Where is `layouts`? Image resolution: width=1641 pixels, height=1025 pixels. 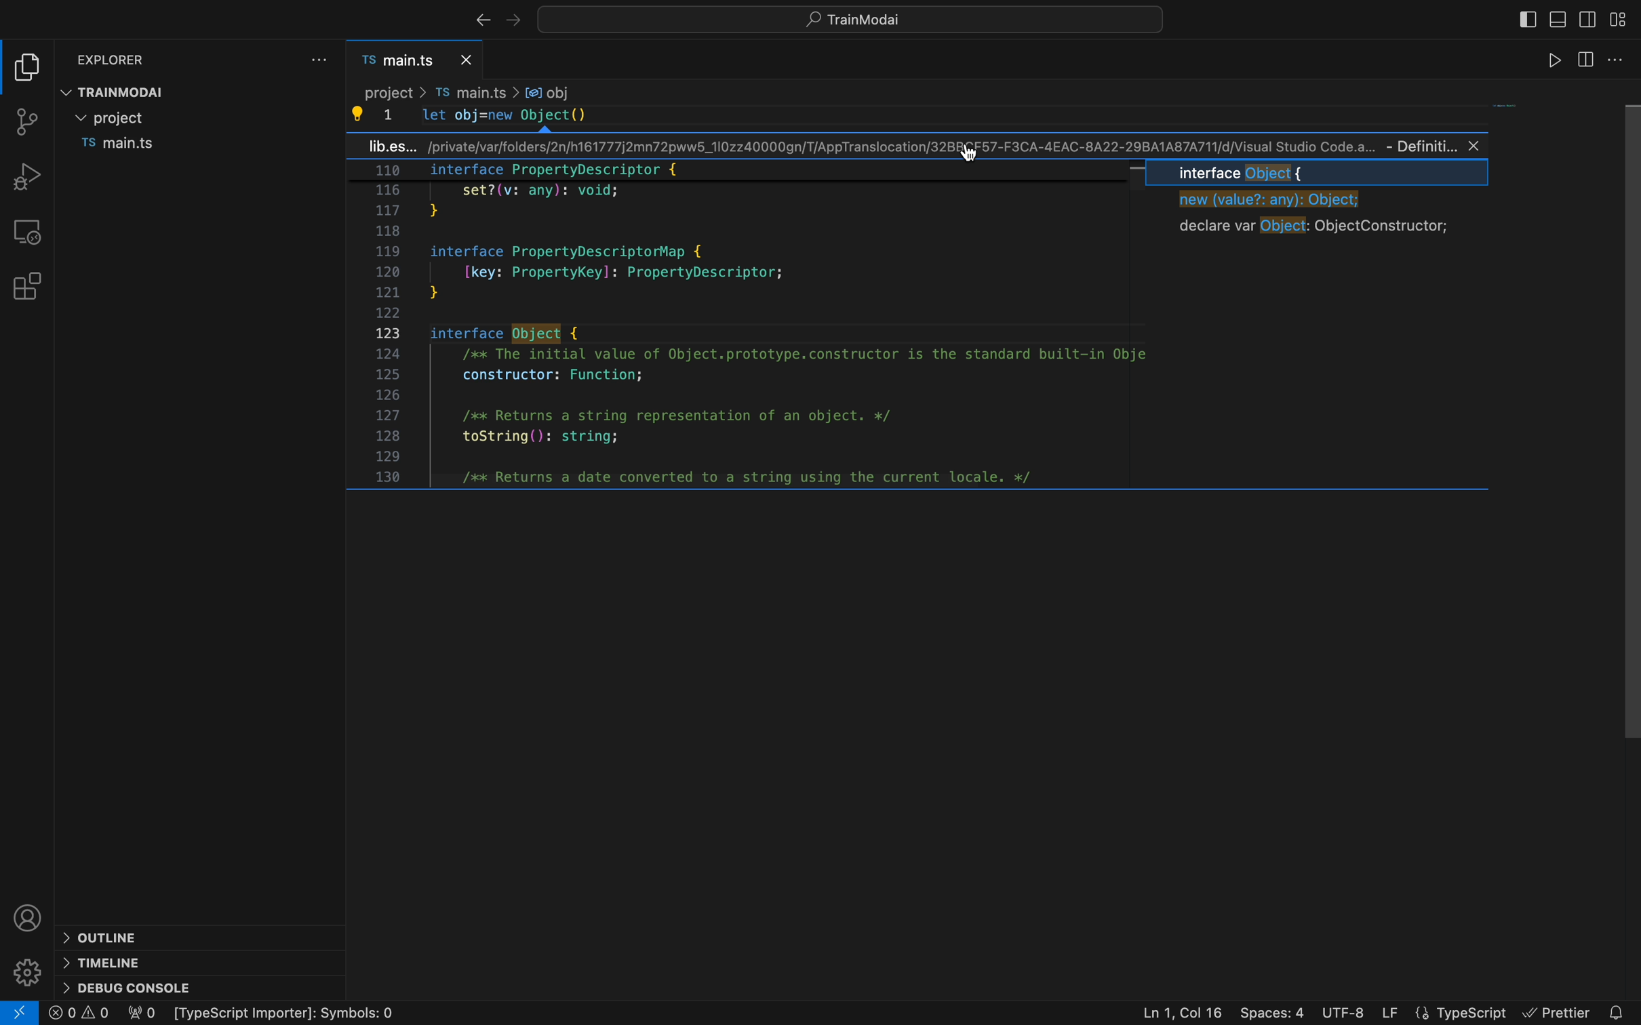
layouts is located at coordinates (1619, 20).